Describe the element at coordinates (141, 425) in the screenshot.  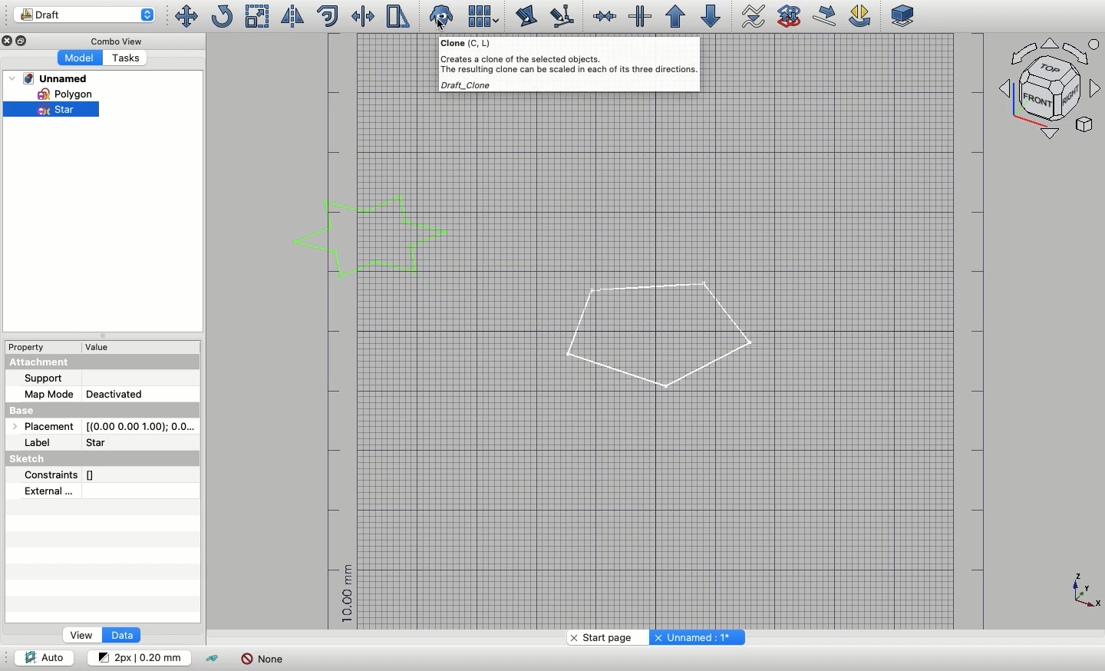
I see `Coordinates` at that location.